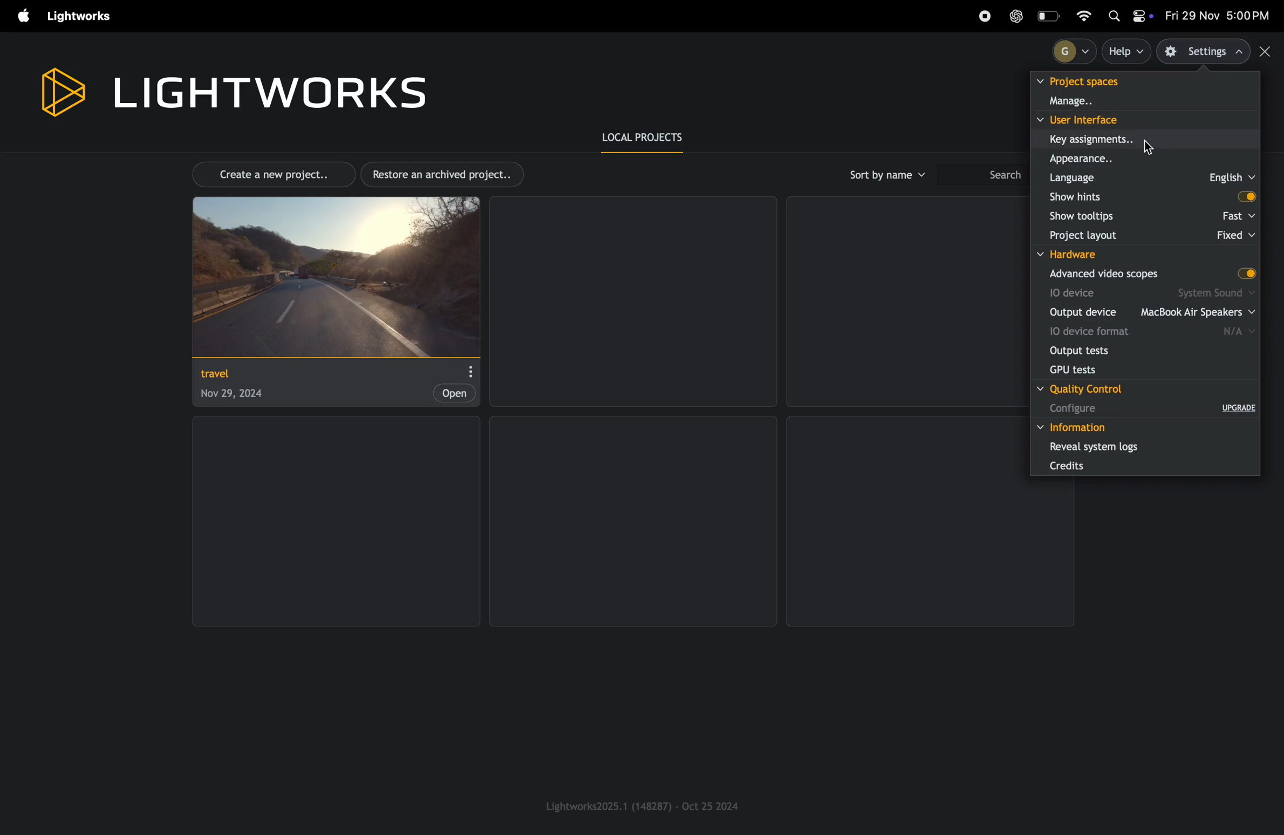  I want to click on settings, so click(1205, 52).